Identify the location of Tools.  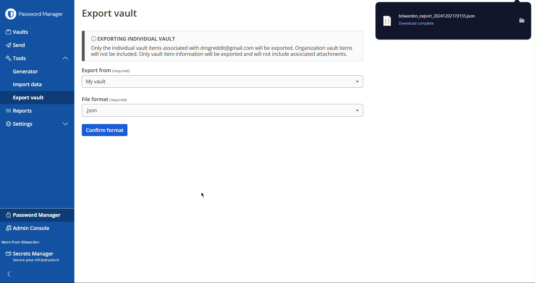
(36, 59).